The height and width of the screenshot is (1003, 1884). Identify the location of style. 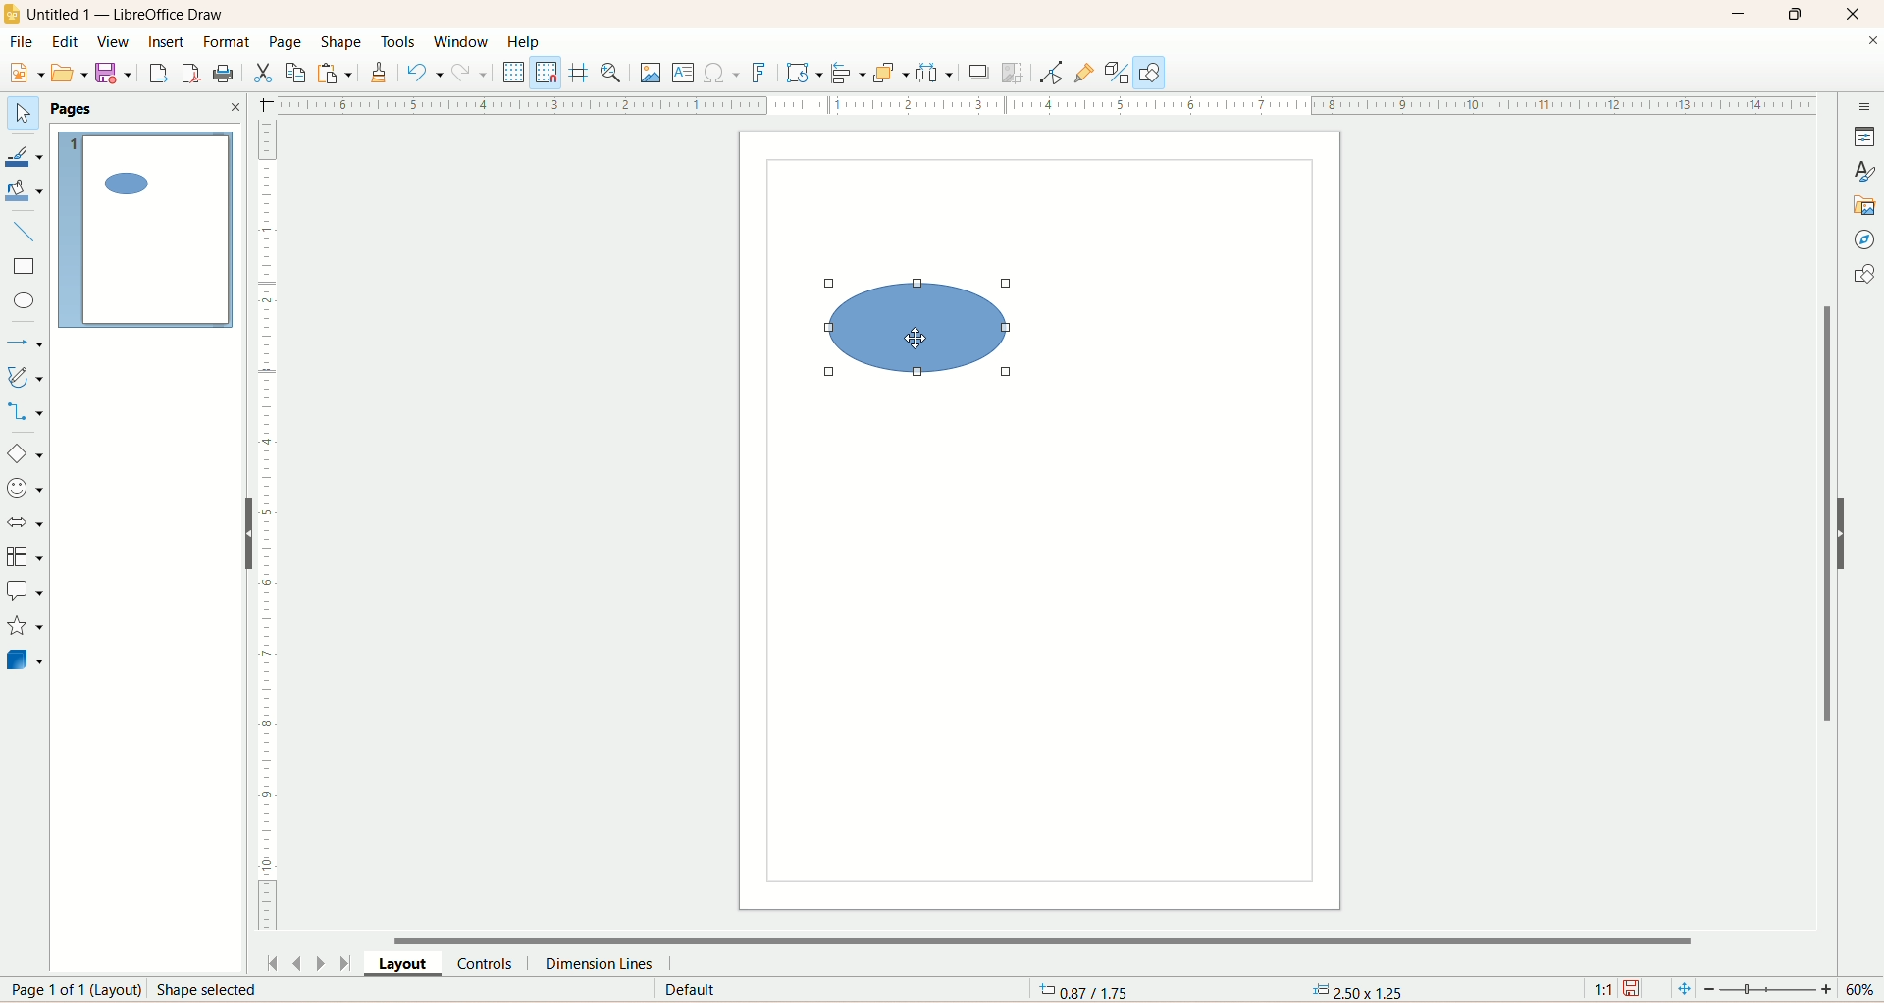
(1864, 169).